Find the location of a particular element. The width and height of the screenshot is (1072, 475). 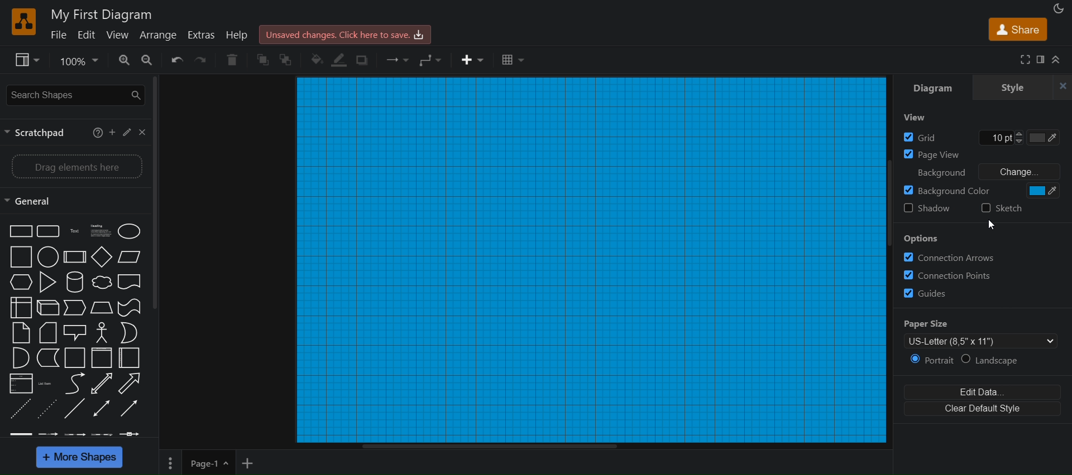

add is located at coordinates (113, 134).